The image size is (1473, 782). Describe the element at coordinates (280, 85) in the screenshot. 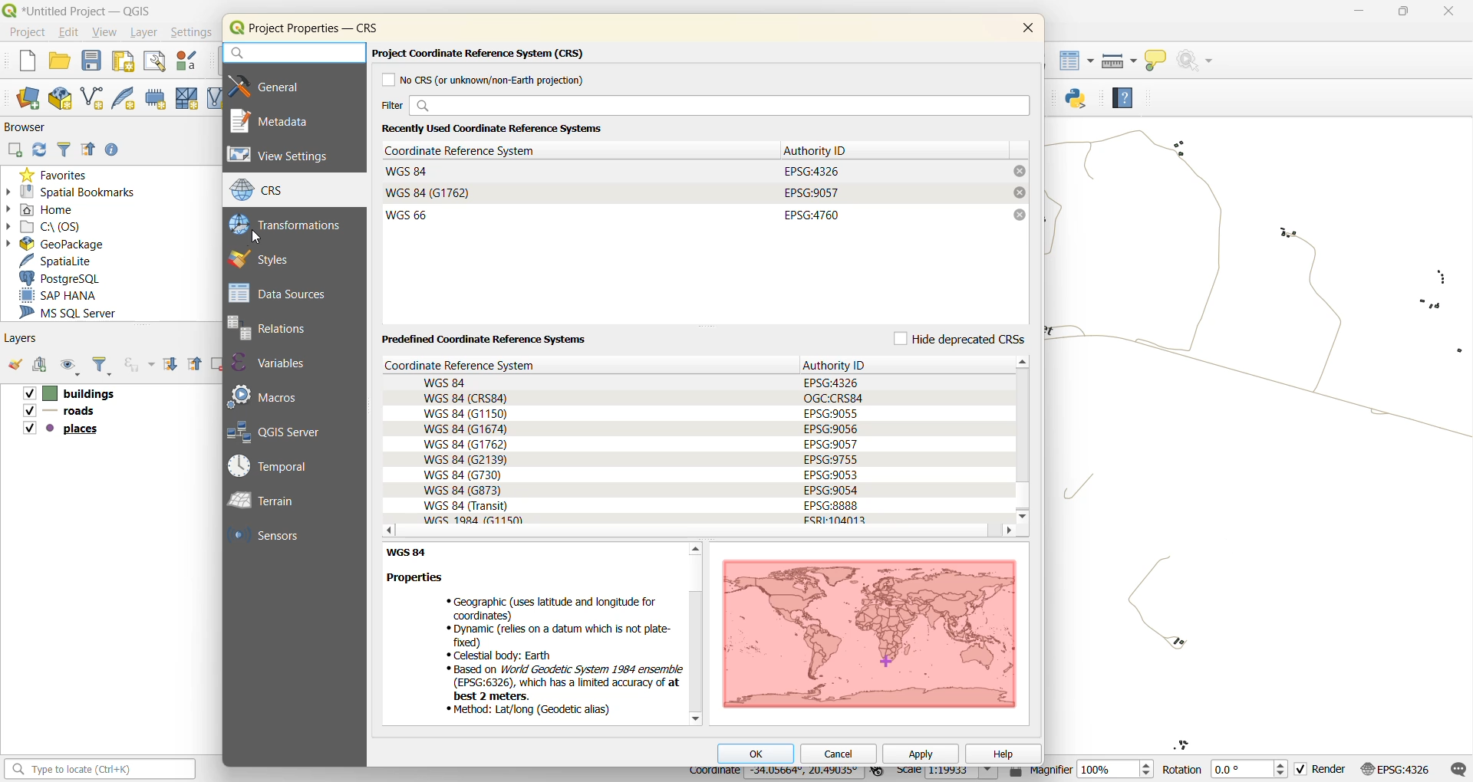

I see `general` at that location.